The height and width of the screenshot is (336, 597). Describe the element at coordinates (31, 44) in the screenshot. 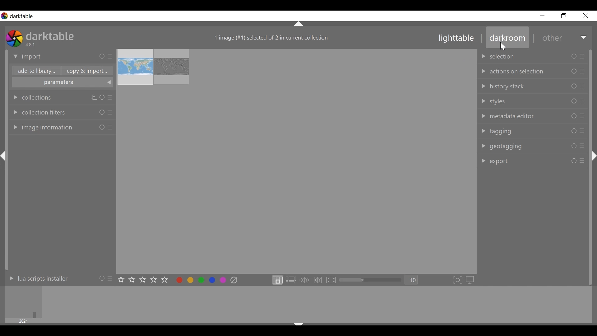

I see `4.8.1` at that location.